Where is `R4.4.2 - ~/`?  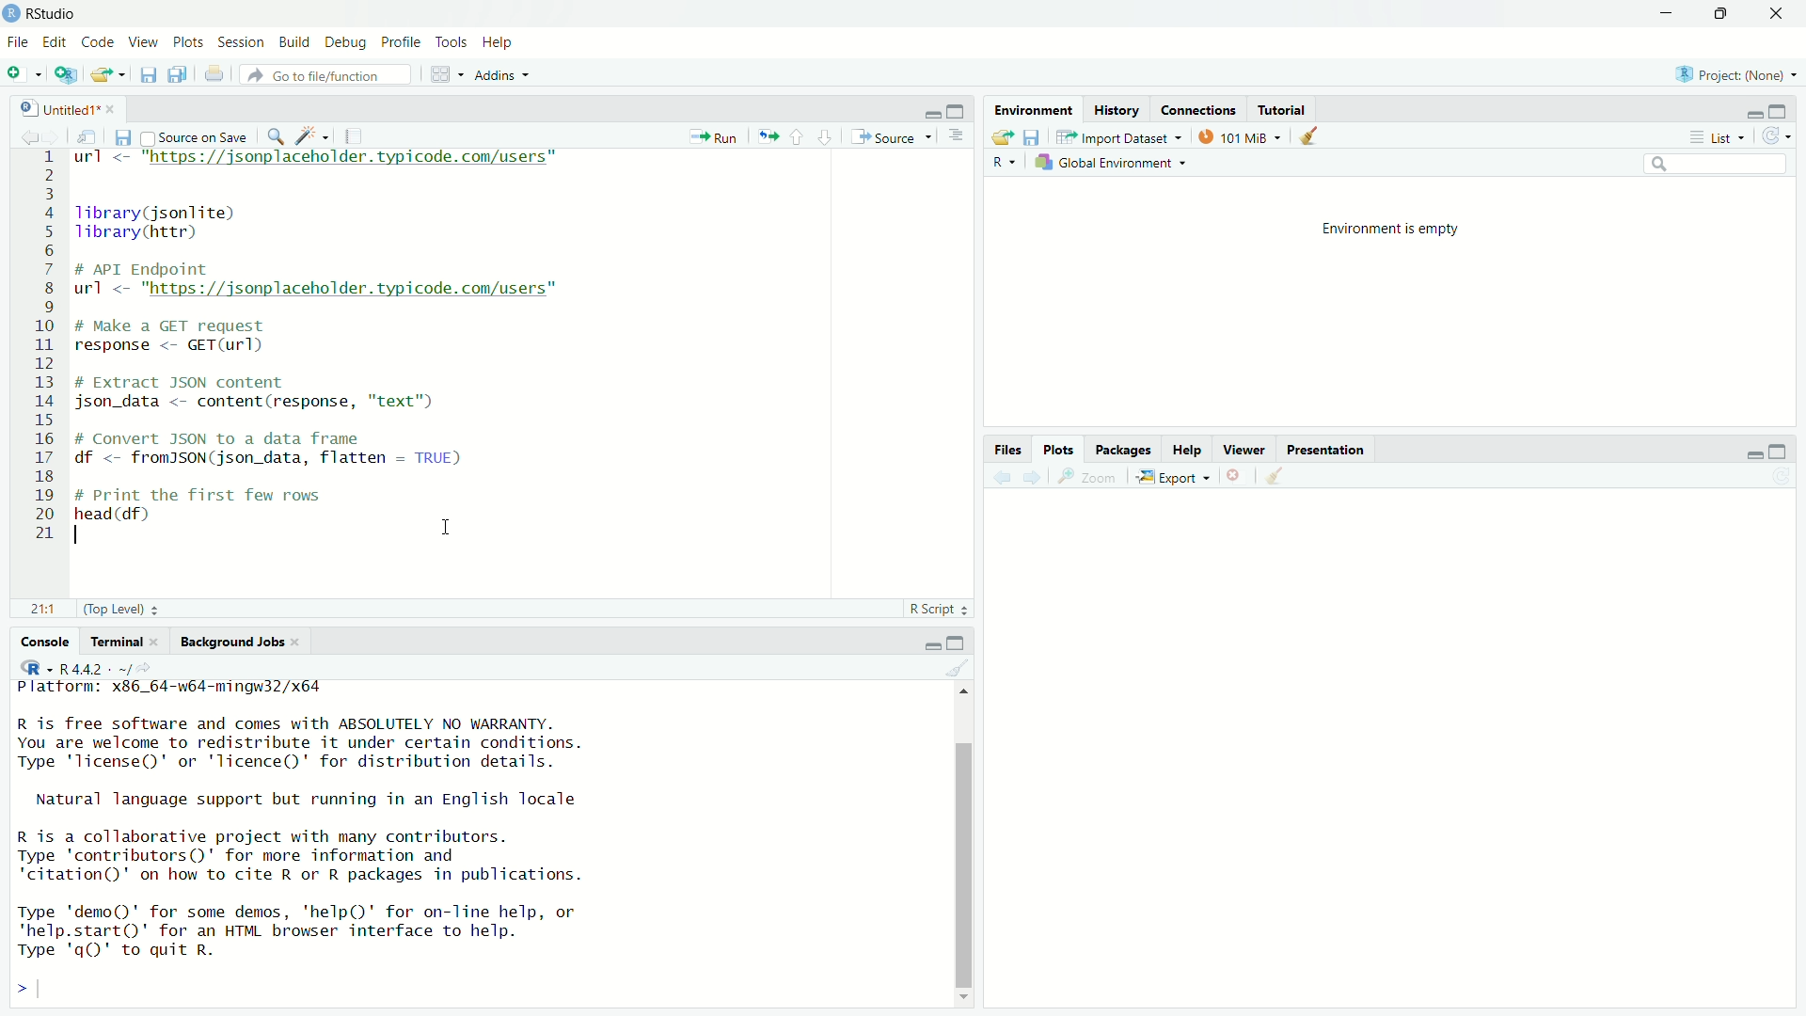
R4.4.2 - ~/ is located at coordinates (110, 668).